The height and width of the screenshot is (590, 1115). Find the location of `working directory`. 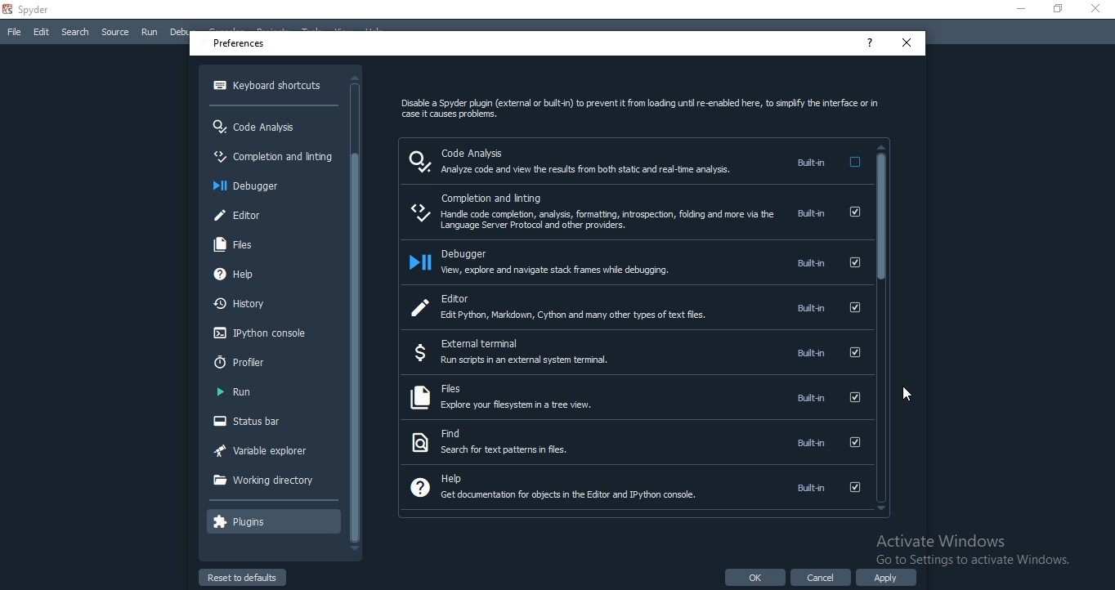

working directory is located at coordinates (271, 478).